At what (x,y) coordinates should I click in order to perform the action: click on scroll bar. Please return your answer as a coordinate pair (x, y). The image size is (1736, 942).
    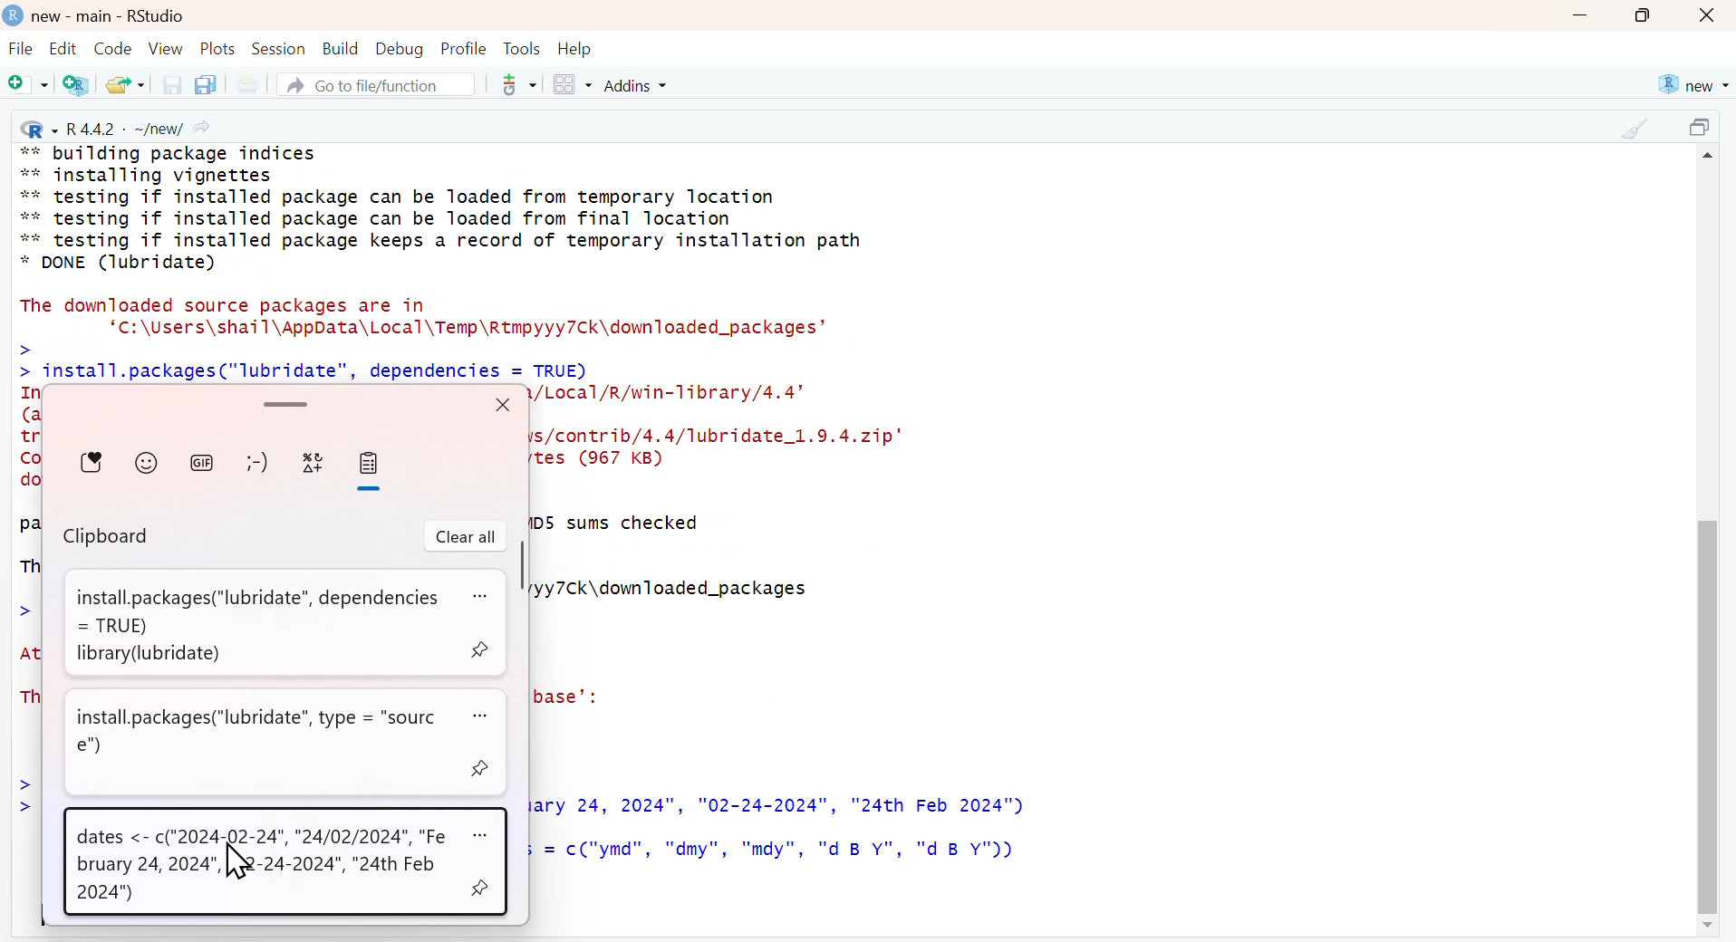
    Looking at the image, I should click on (283, 402).